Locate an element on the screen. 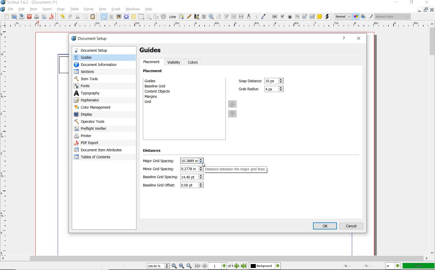 The width and height of the screenshot is (435, 270). pdf radio button is located at coordinates (290, 17).